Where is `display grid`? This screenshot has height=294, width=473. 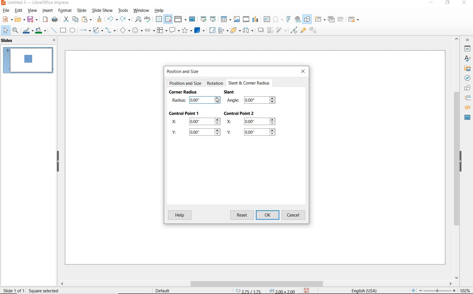
display grid is located at coordinates (159, 19).